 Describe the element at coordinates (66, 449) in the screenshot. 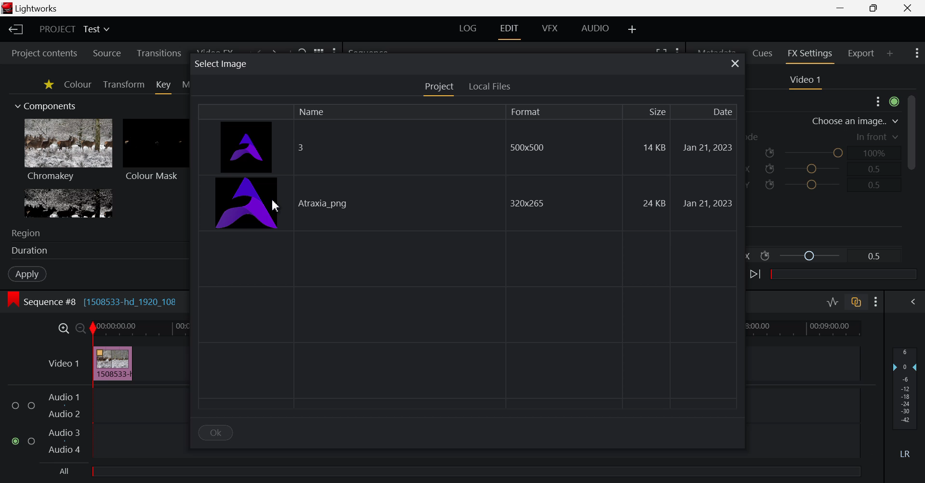

I see `Audio 4` at that location.